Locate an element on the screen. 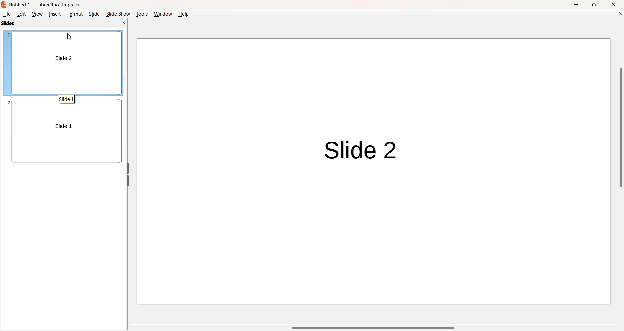 The image size is (624, 331). help is located at coordinates (185, 14).